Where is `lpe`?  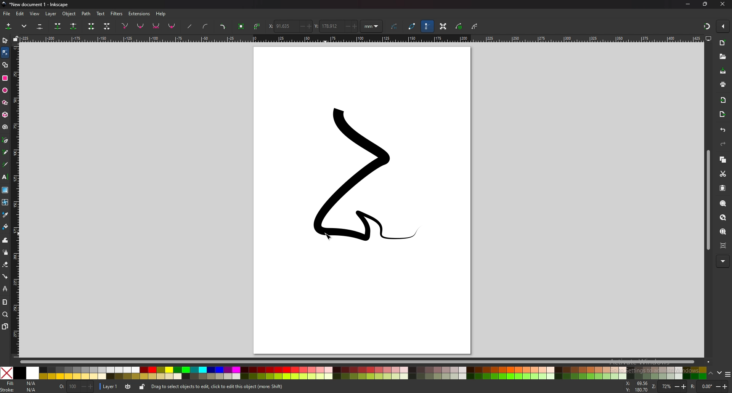 lpe is located at coordinates (5, 289).